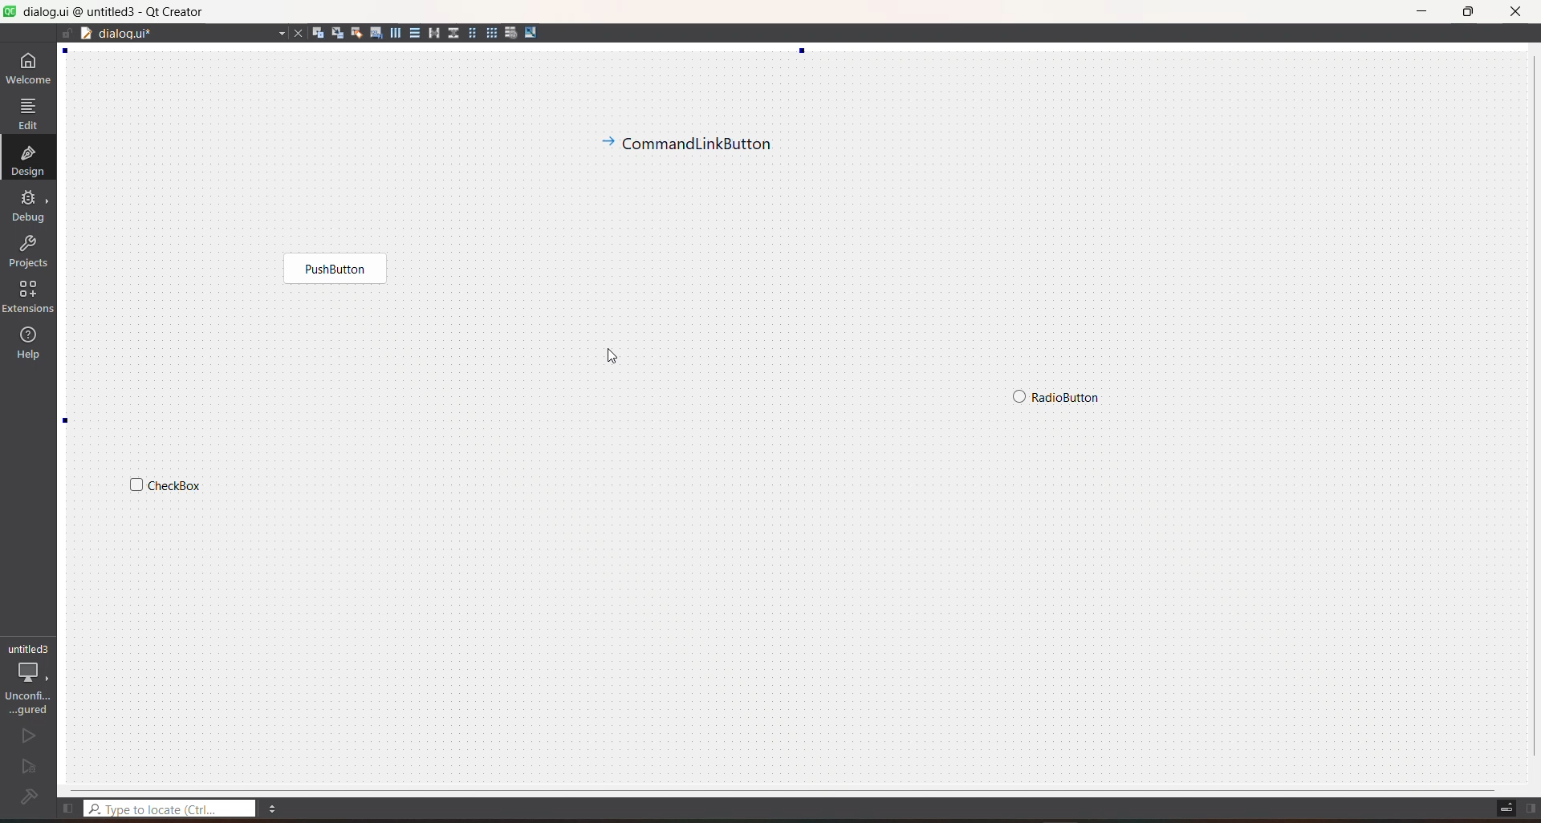 This screenshot has width=1541, height=823. Describe the element at coordinates (431, 32) in the screenshot. I see `layout horizontal splitter` at that location.